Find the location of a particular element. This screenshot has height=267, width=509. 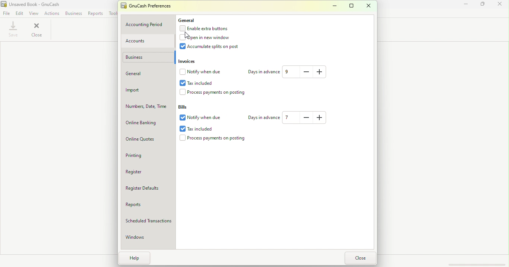

Notify when due is located at coordinates (200, 72).